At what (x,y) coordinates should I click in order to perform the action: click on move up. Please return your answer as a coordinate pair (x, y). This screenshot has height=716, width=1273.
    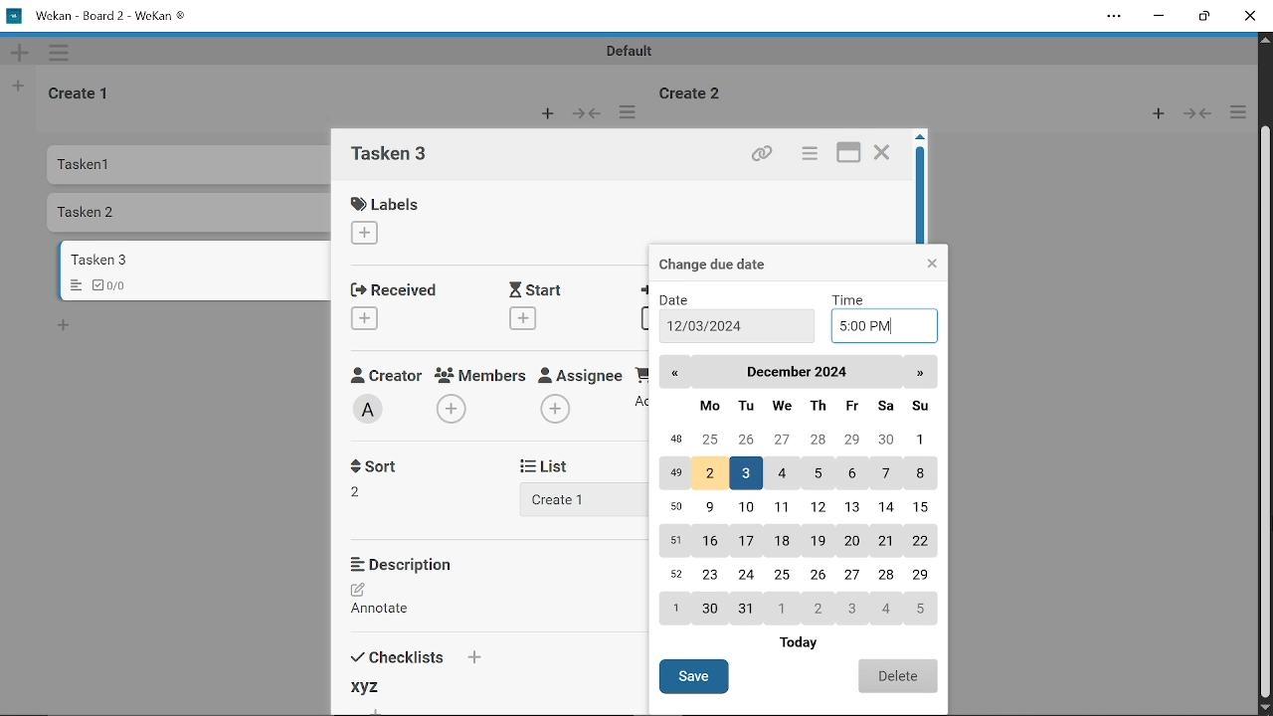
    Looking at the image, I should click on (926, 139).